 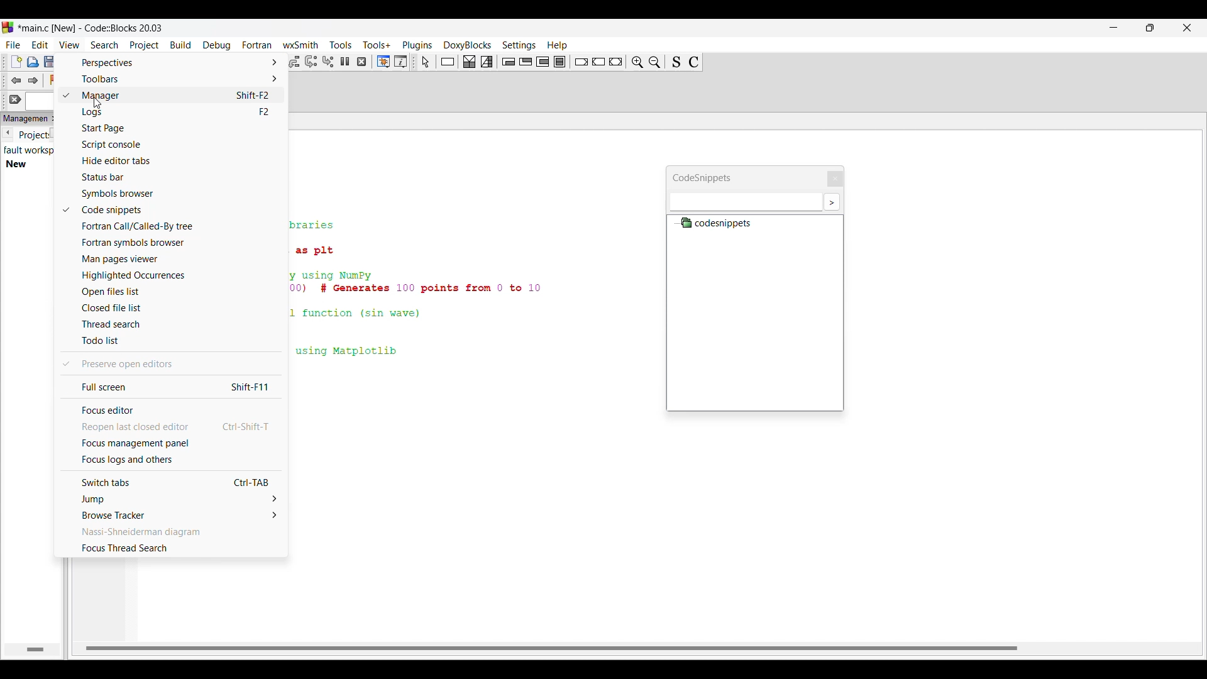 I want to click on Codesnippets file, so click(x=720, y=224).